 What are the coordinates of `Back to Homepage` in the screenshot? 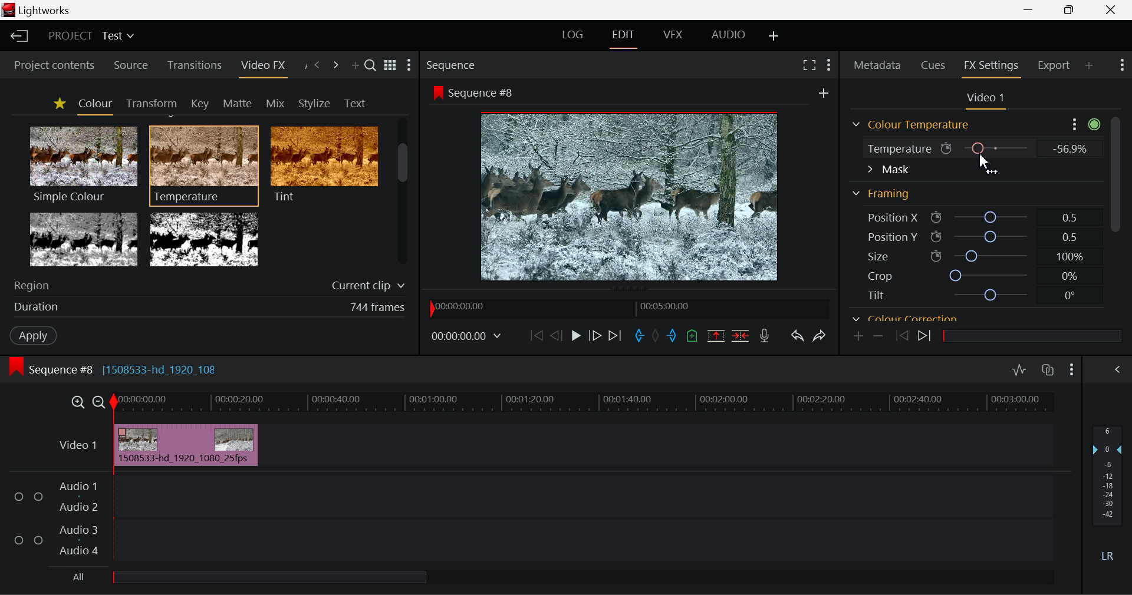 It's located at (18, 34).